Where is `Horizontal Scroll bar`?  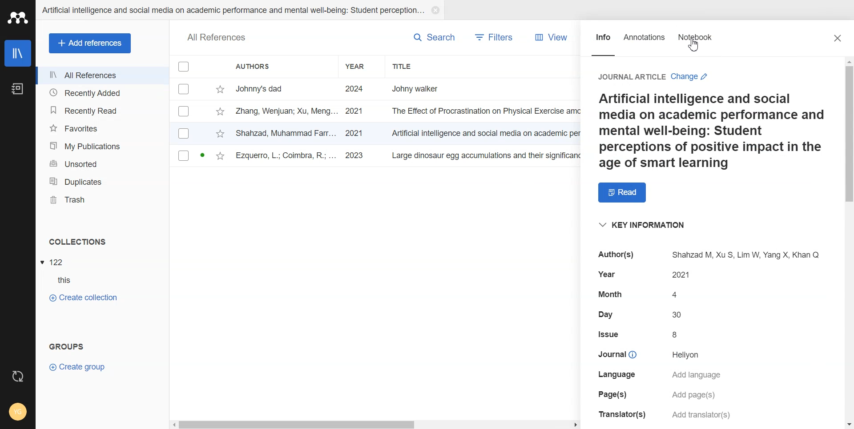 Horizontal Scroll bar is located at coordinates (376, 424).